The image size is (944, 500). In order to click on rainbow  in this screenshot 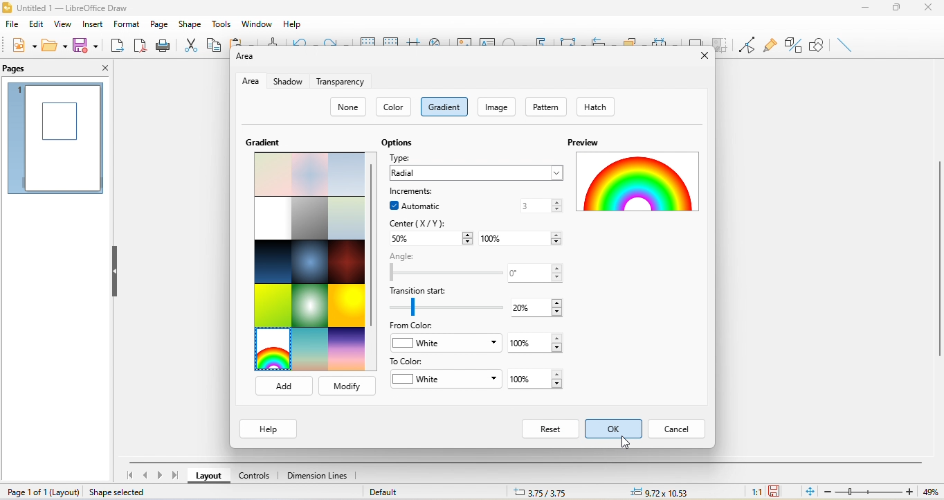, I will do `click(271, 350)`.